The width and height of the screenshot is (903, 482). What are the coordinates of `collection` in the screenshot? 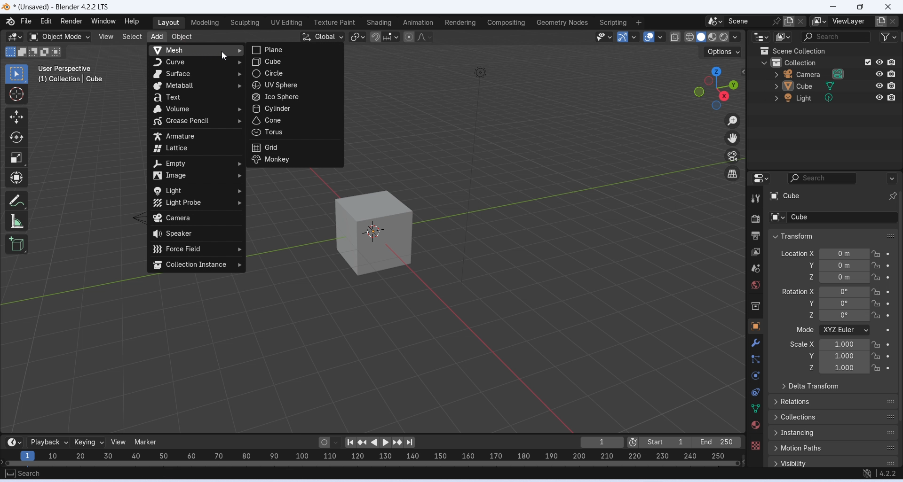 It's located at (808, 62).